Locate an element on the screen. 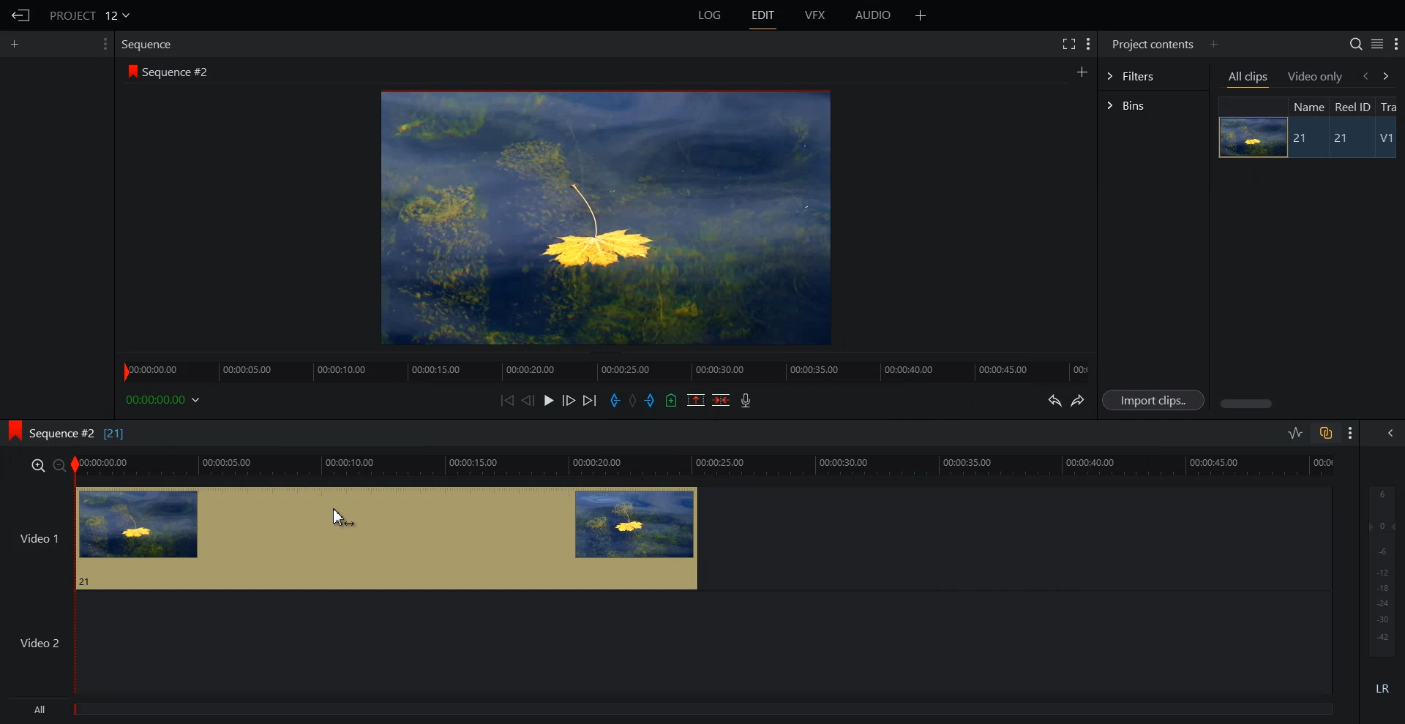 Image resolution: width=1405 pixels, height=724 pixels. LR is located at coordinates (1383, 686).